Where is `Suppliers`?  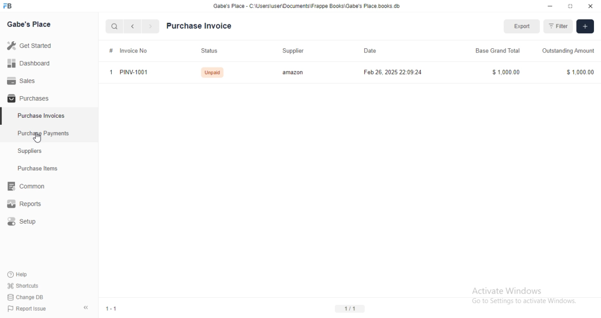 Suppliers is located at coordinates (33, 152).